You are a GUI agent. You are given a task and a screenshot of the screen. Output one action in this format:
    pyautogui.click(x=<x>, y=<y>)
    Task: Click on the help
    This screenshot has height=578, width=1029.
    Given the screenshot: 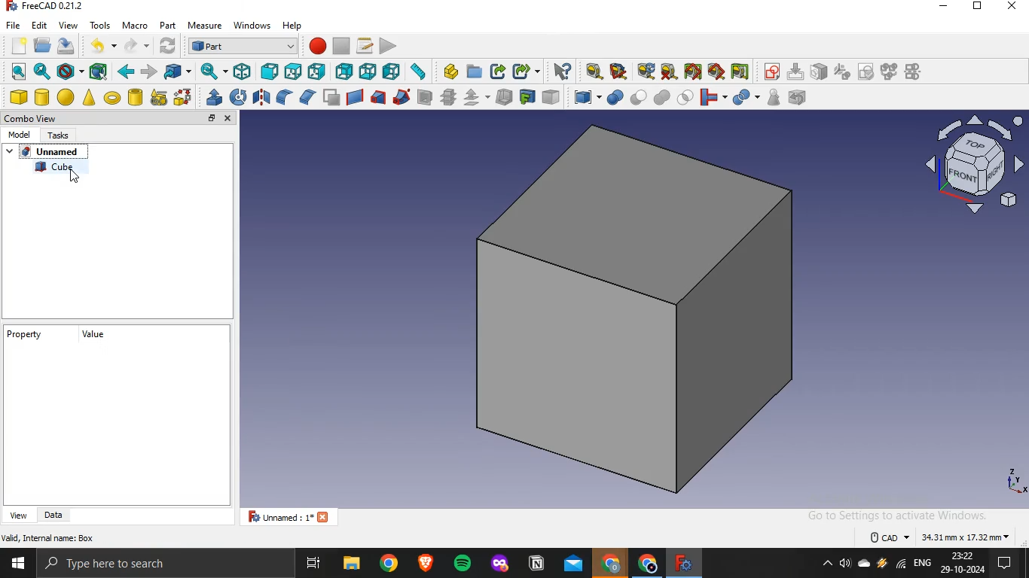 What is the action you would take?
    pyautogui.click(x=293, y=25)
    